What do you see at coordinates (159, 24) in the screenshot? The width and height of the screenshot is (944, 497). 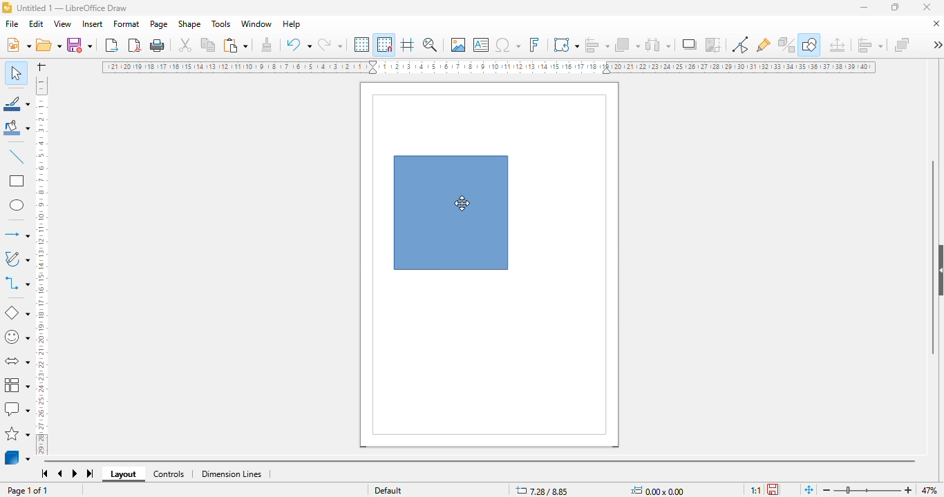 I see `page` at bounding box center [159, 24].